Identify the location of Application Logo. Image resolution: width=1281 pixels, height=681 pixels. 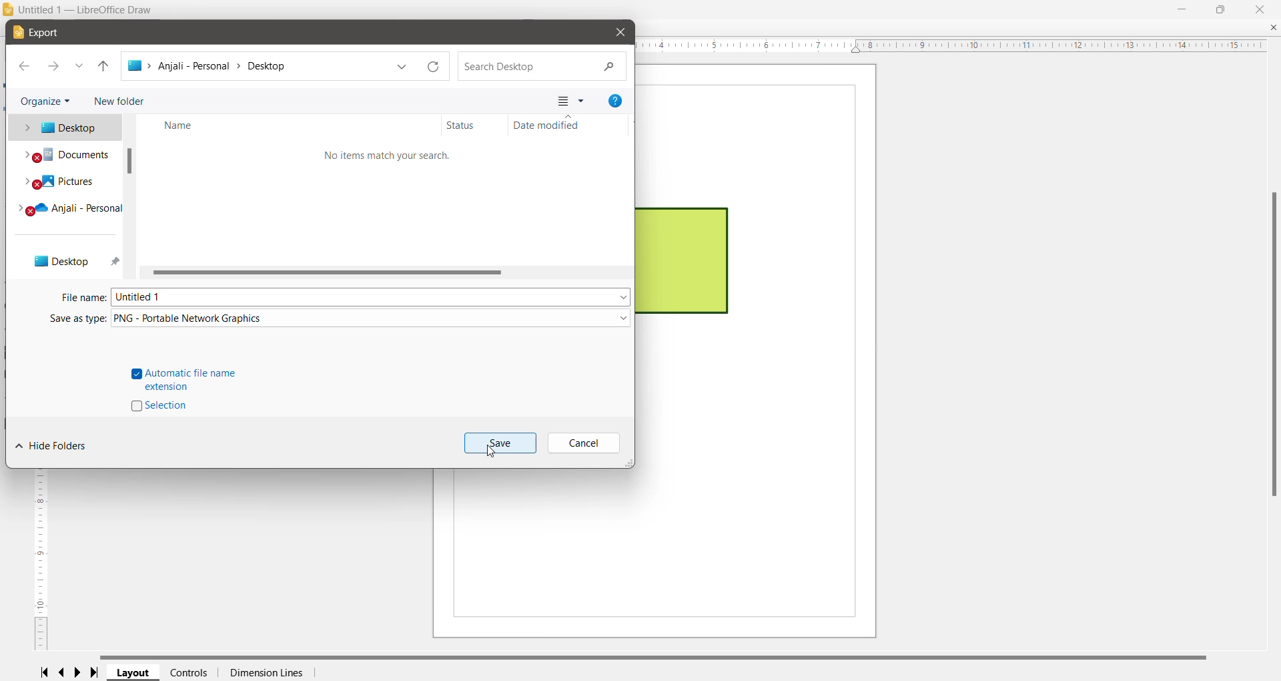
(9, 11).